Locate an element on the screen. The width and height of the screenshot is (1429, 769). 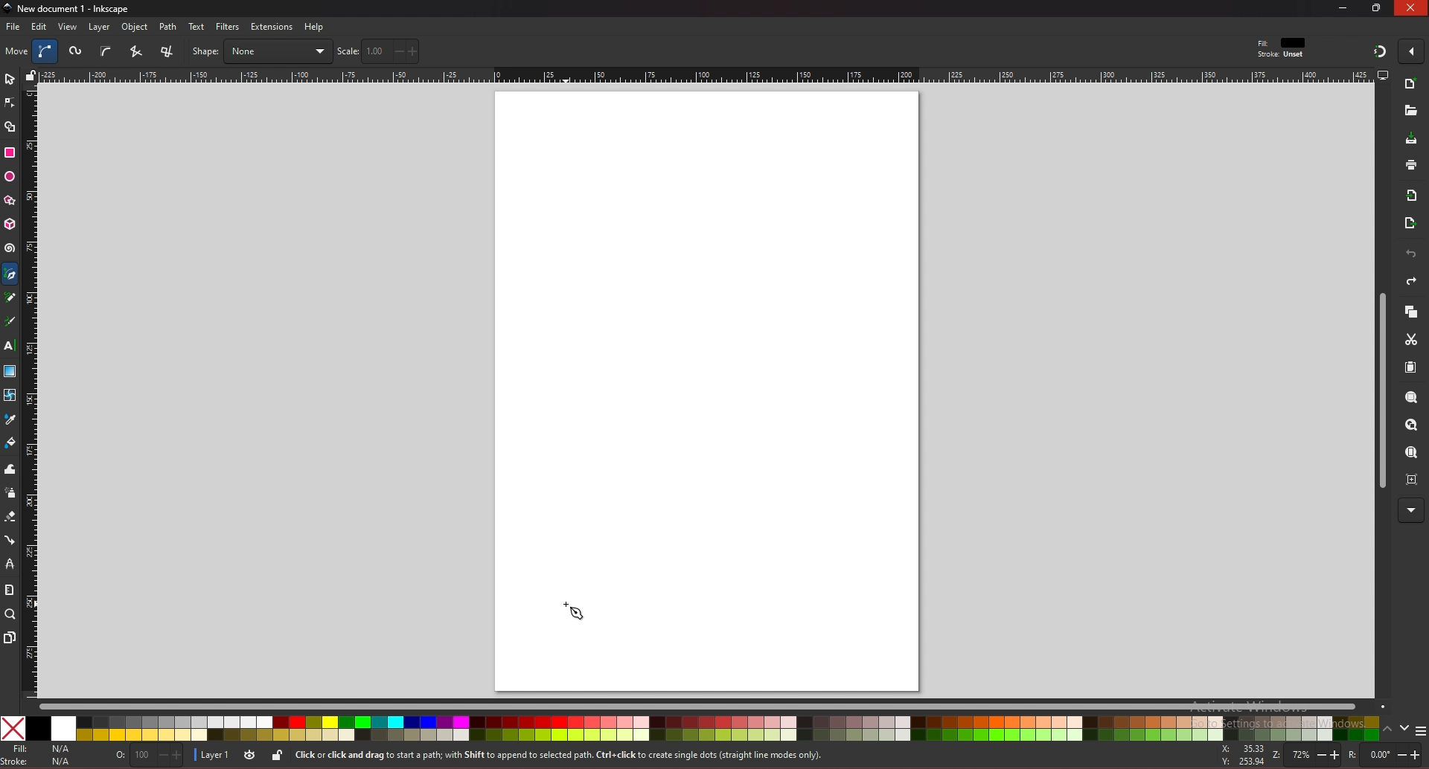
minimize is located at coordinates (1343, 7).